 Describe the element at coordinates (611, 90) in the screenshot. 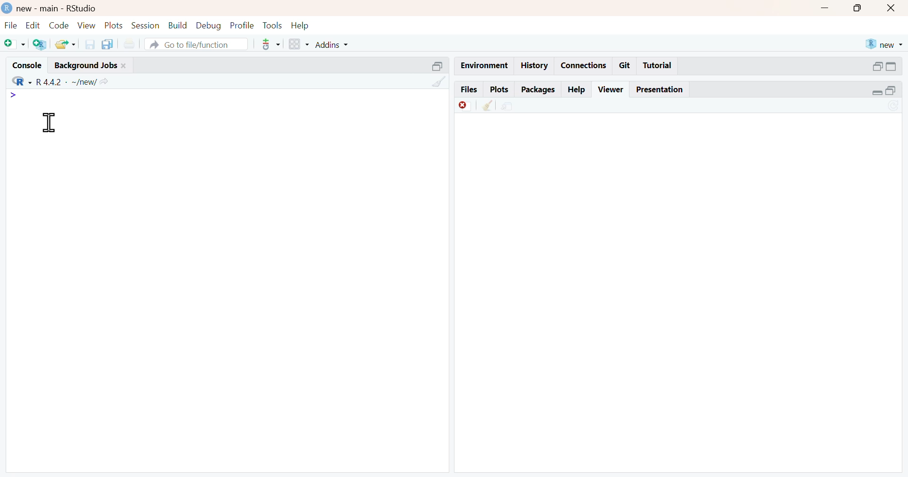

I see `viewer` at that location.